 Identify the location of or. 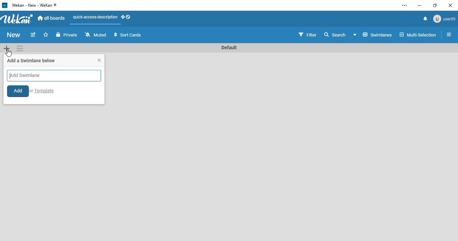
(32, 91).